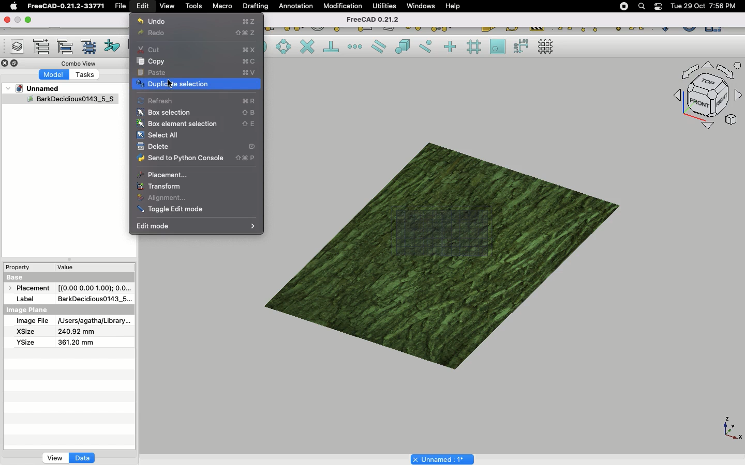 The width and height of the screenshot is (745, 465). I want to click on Manage layers, so click(13, 48).